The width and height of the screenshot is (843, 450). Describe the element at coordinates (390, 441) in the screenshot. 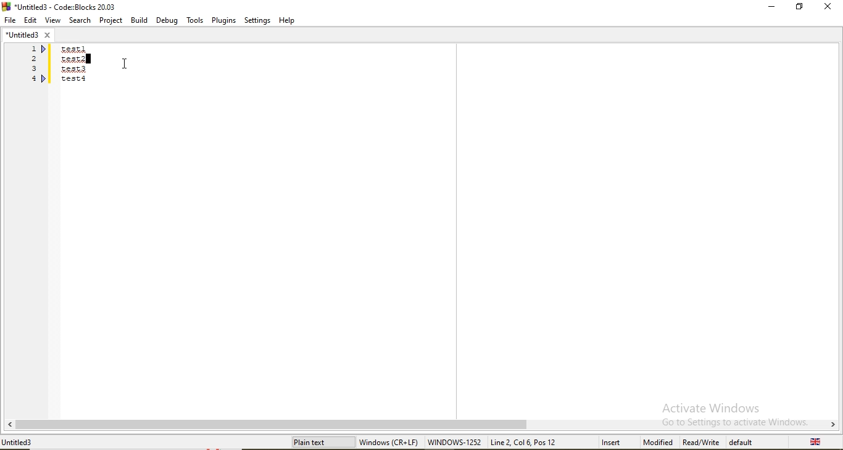

I see `Windows(CR+LF)` at that location.